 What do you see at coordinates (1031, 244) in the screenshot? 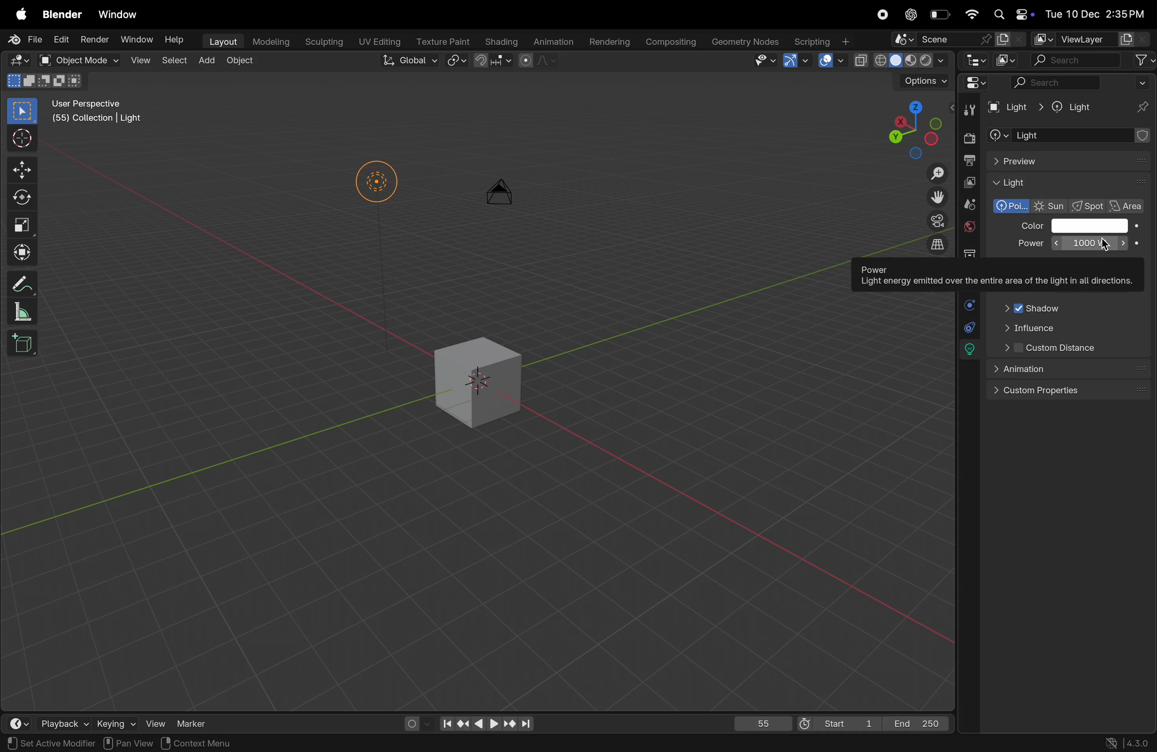
I see `Power` at bounding box center [1031, 244].